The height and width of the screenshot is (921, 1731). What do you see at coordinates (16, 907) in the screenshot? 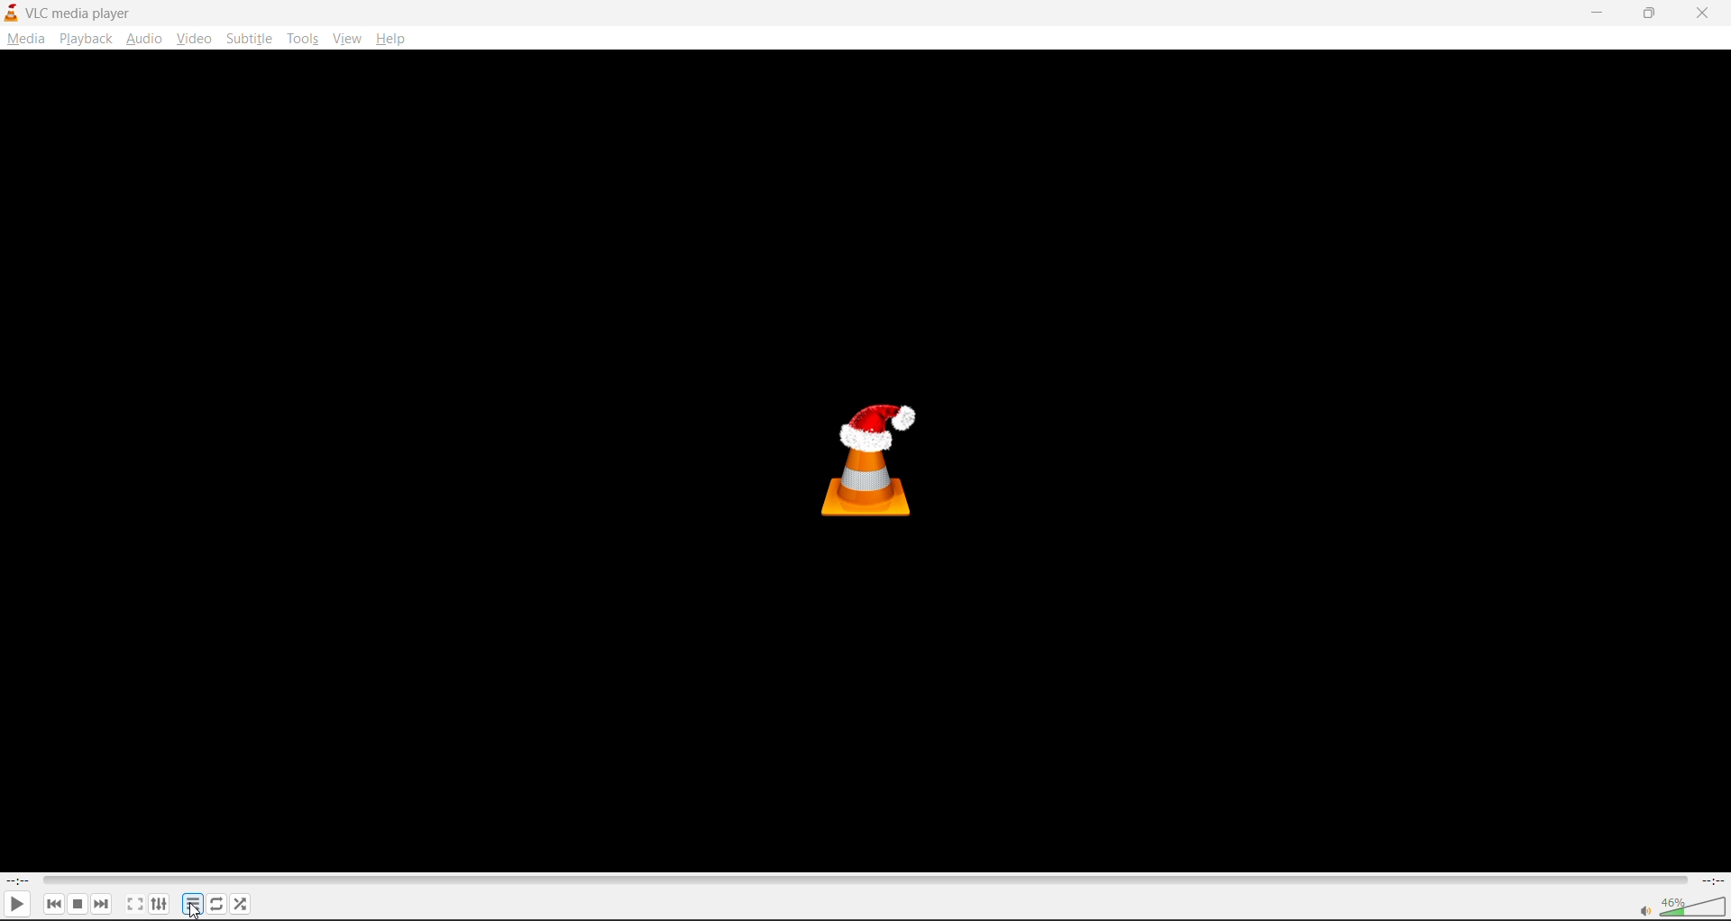
I see `play` at bounding box center [16, 907].